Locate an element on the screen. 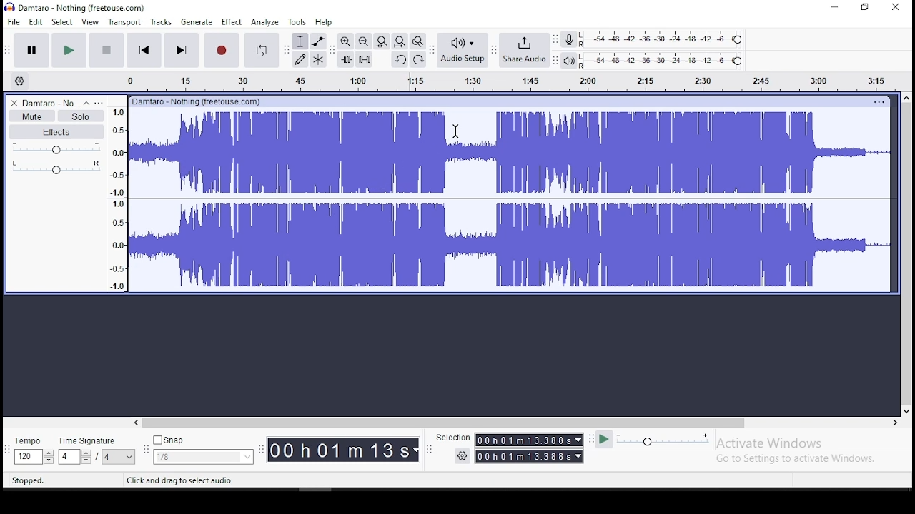 The image size is (915, 514). effect is located at coordinates (232, 21).